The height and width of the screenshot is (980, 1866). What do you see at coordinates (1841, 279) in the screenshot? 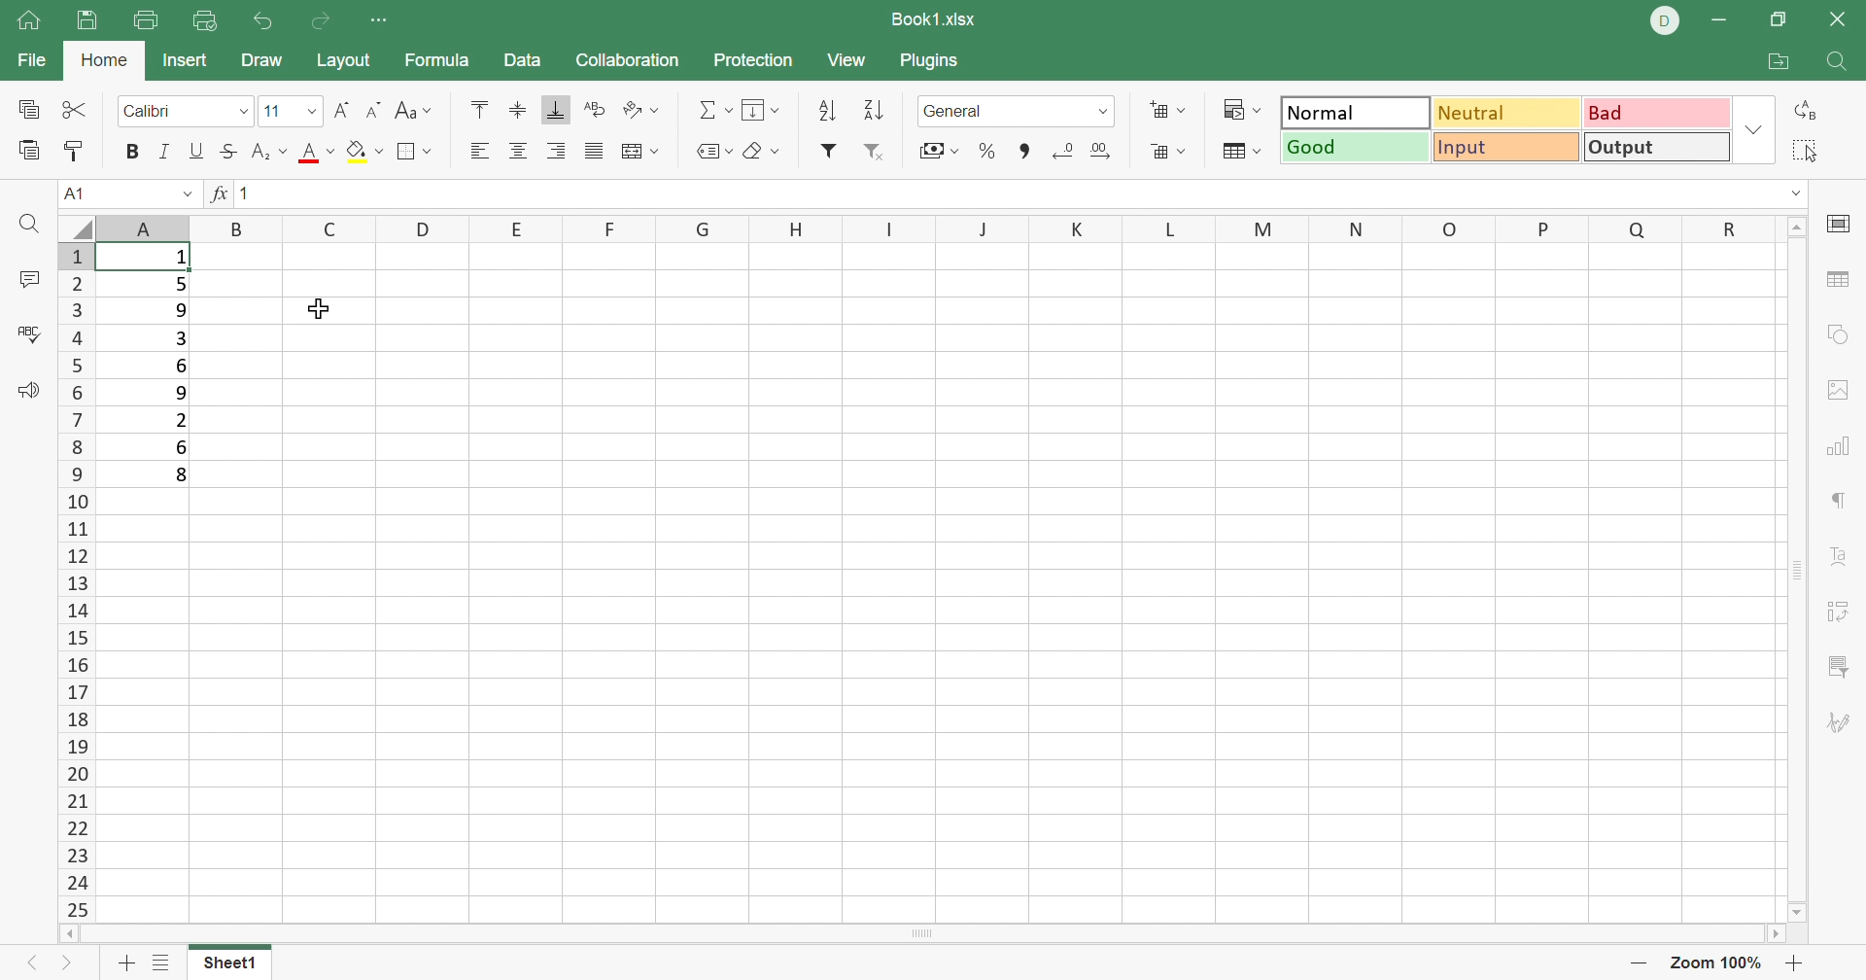
I see `Table settings` at bounding box center [1841, 279].